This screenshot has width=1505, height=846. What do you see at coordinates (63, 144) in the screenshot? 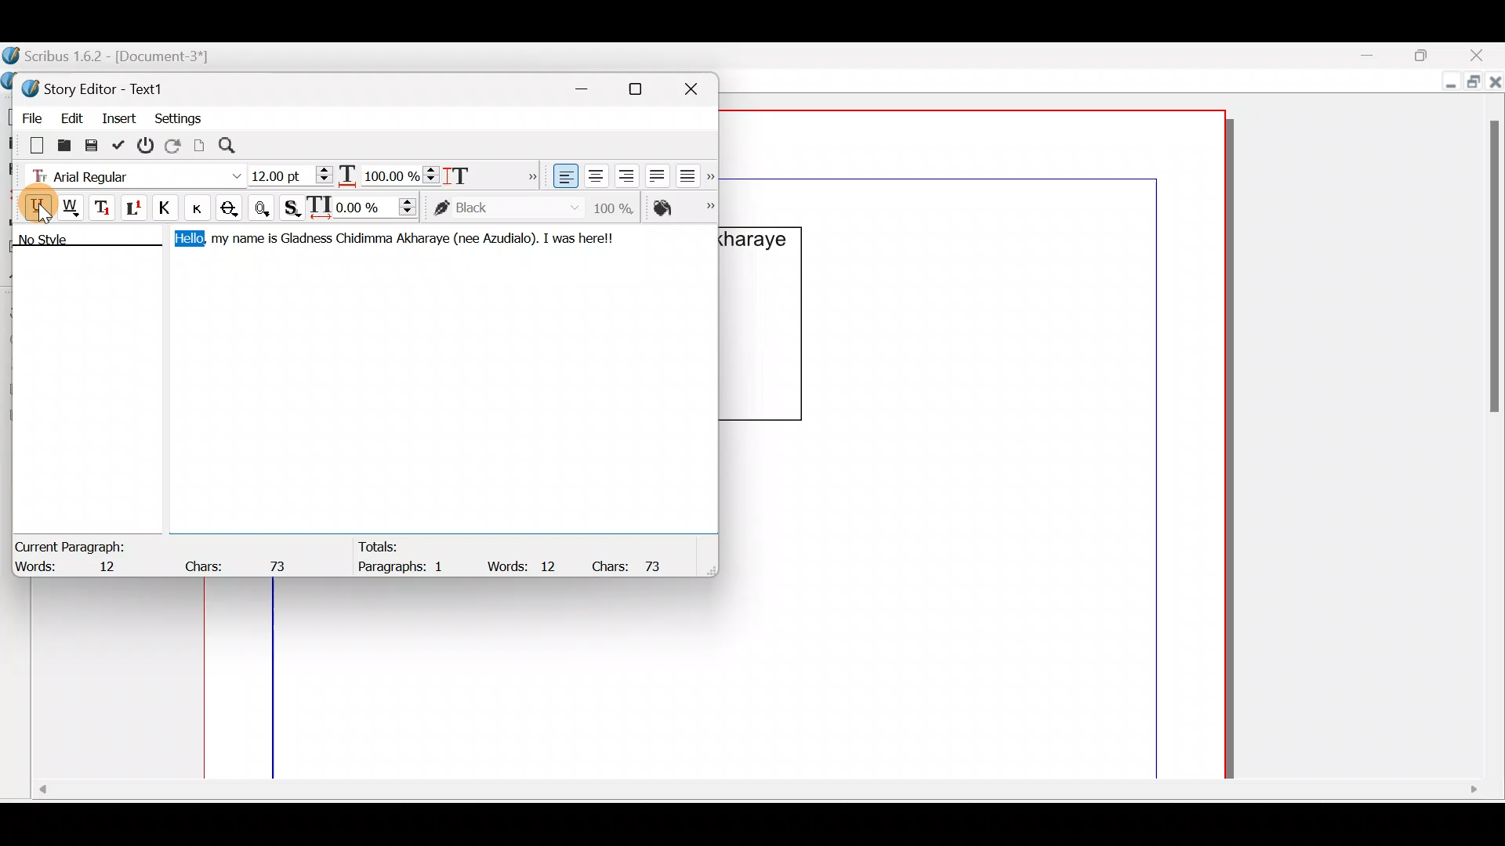
I see `Load from file` at bounding box center [63, 144].